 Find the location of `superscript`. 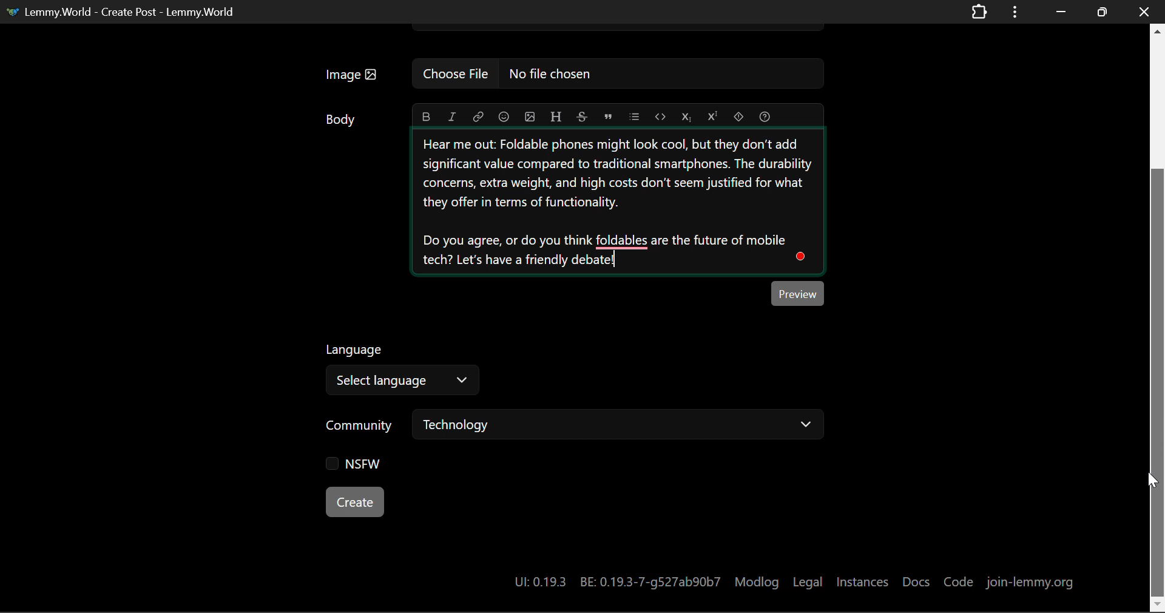

superscript is located at coordinates (714, 117).